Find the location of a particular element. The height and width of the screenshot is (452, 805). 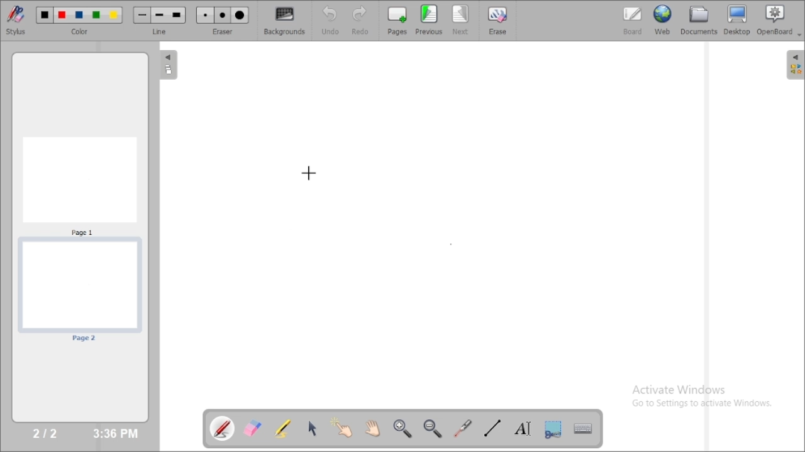

Color 3 is located at coordinates (79, 16).